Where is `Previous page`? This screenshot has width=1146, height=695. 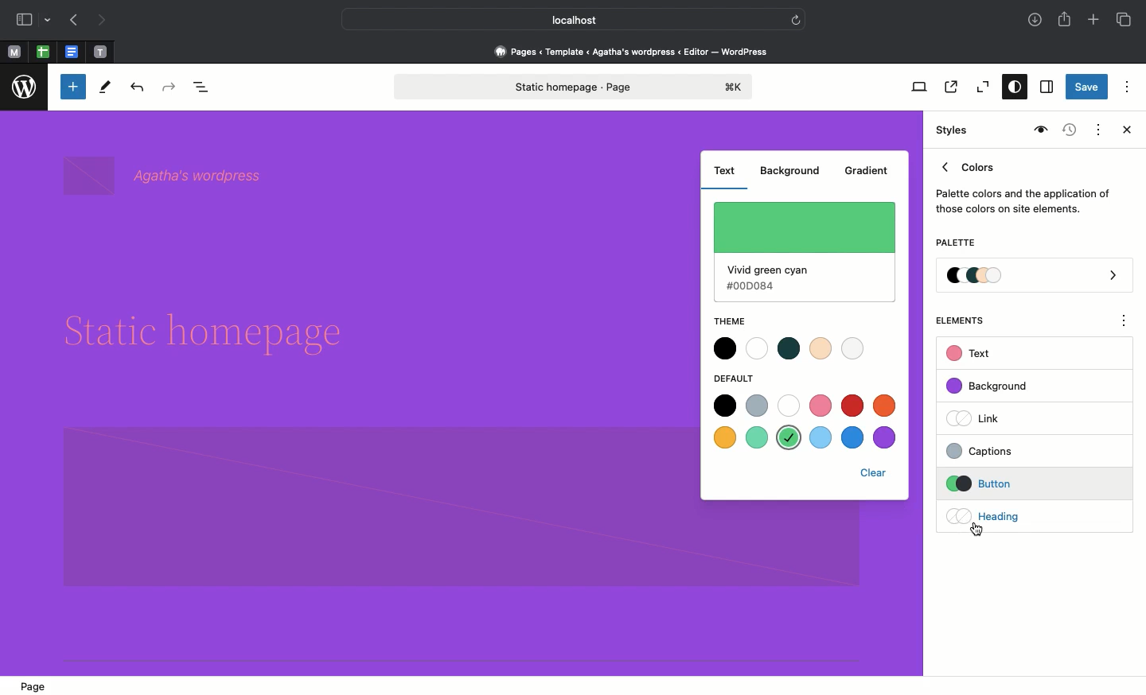
Previous page is located at coordinates (72, 21).